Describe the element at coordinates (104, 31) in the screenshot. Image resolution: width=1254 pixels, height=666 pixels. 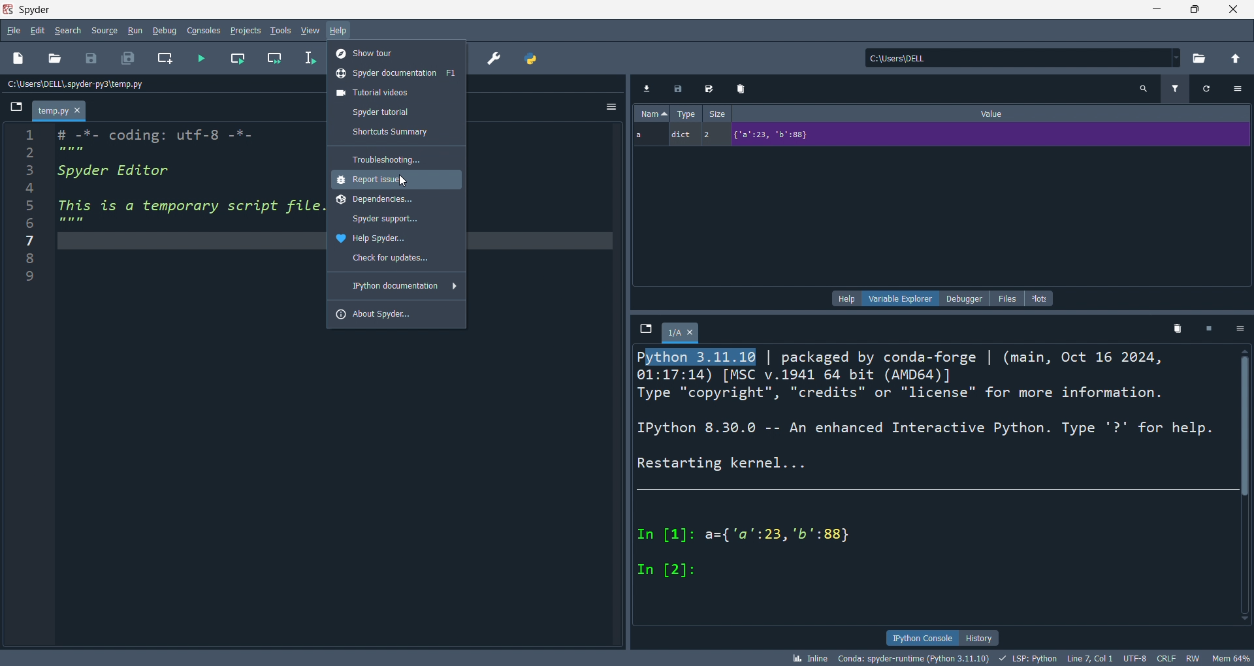
I see `source` at that location.